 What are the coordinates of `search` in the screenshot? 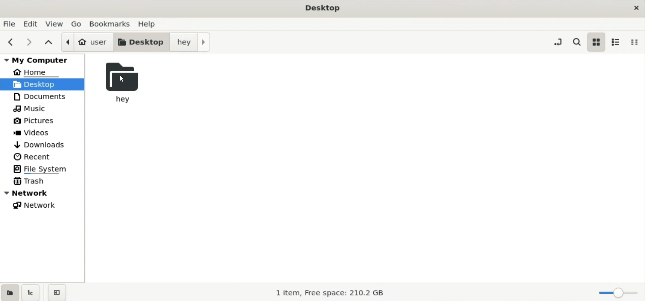 It's located at (578, 42).